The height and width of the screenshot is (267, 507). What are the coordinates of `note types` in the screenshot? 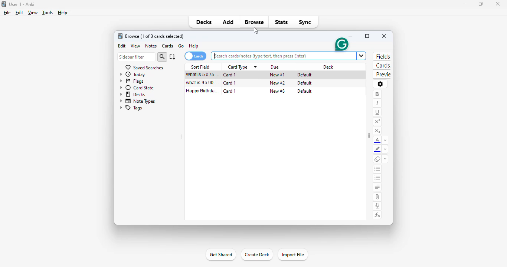 It's located at (138, 101).